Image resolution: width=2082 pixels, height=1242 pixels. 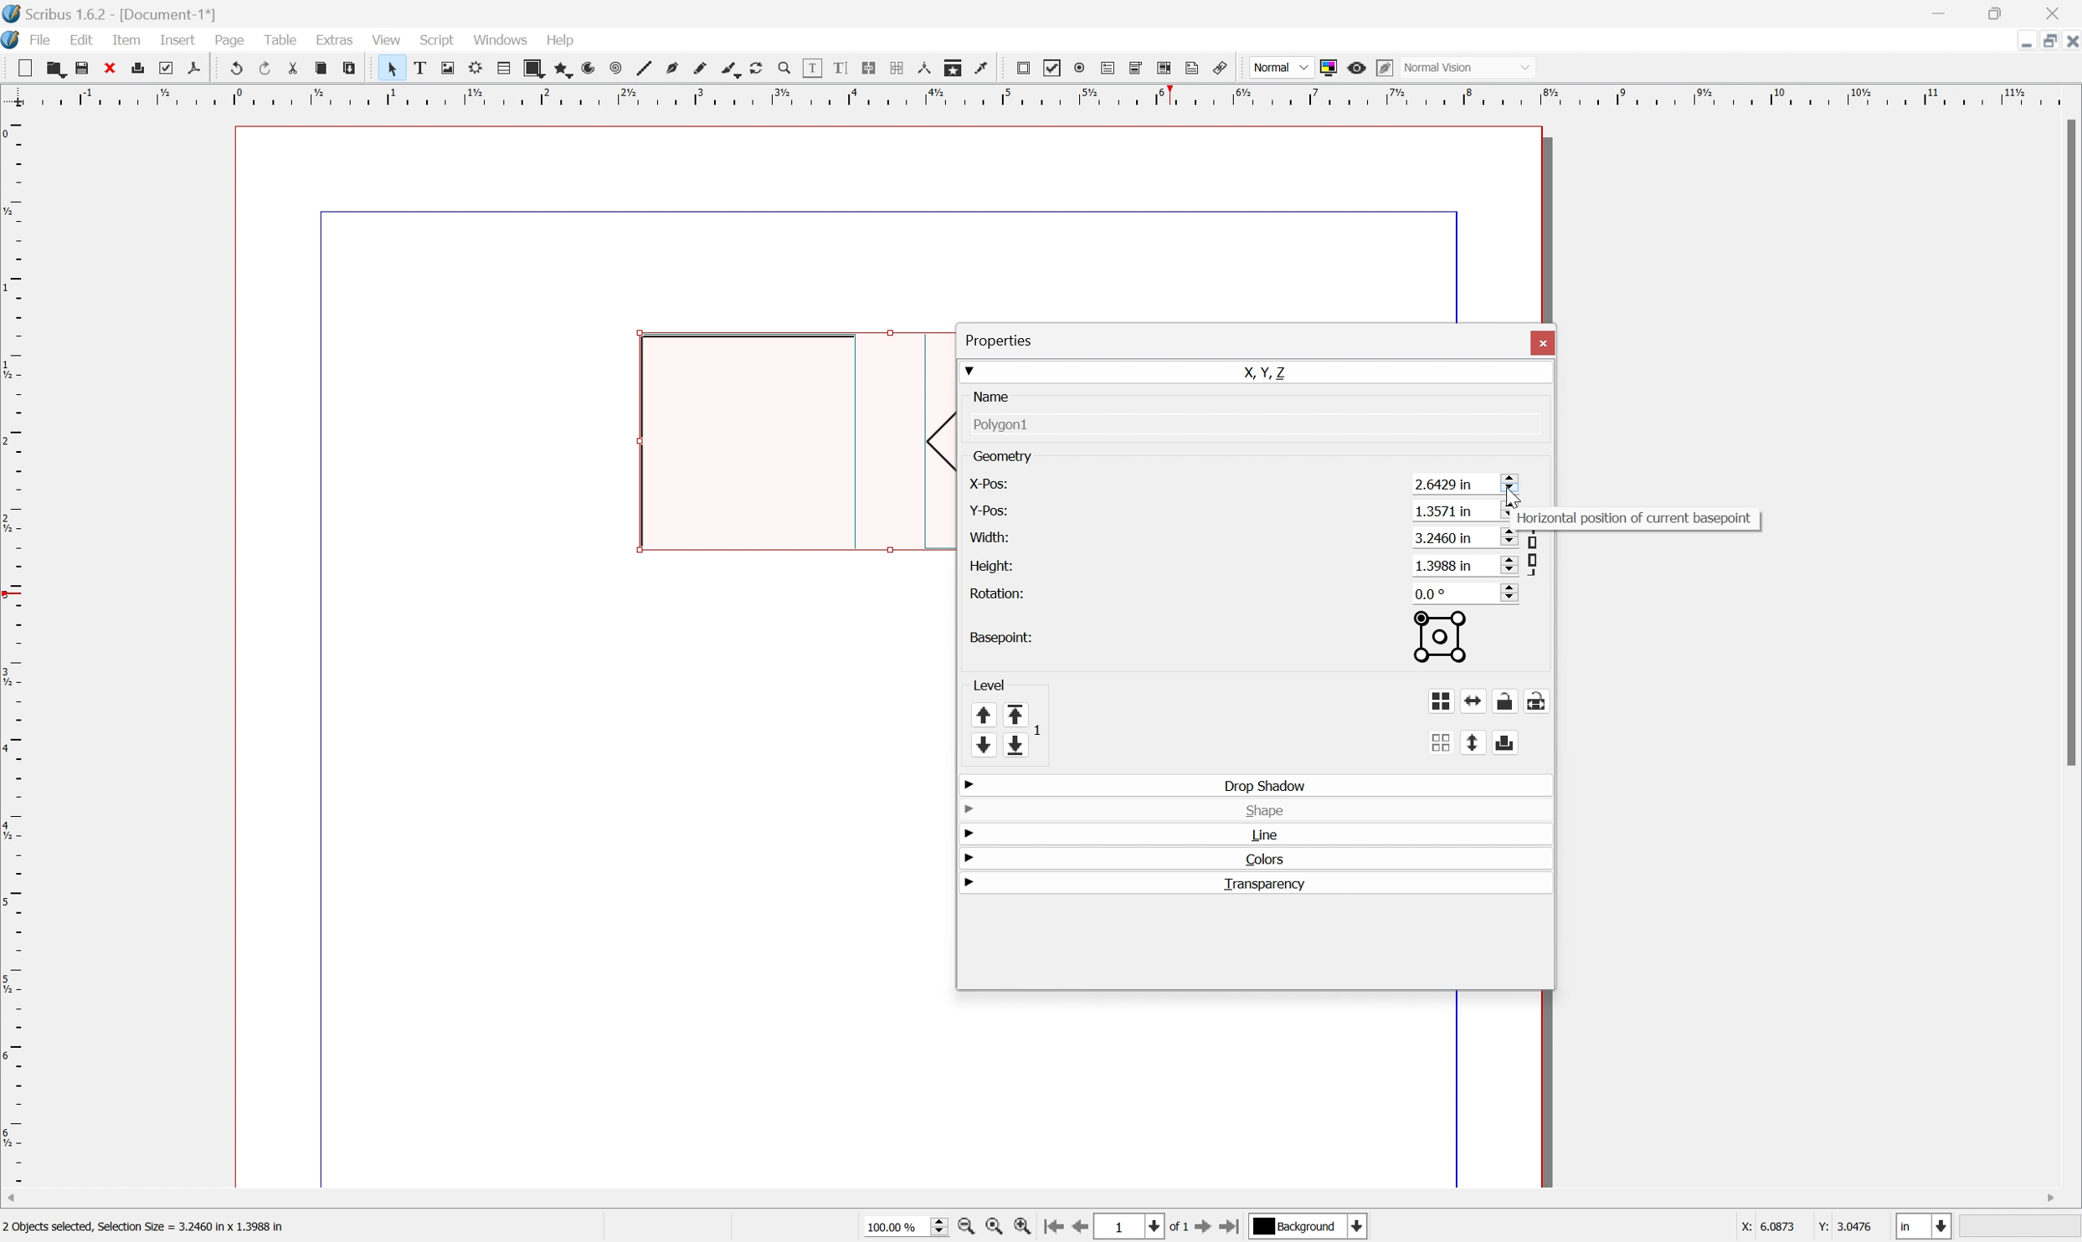 What do you see at coordinates (387, 69) in the screenshot?
I see `select item` at bounding box center [387, 69].